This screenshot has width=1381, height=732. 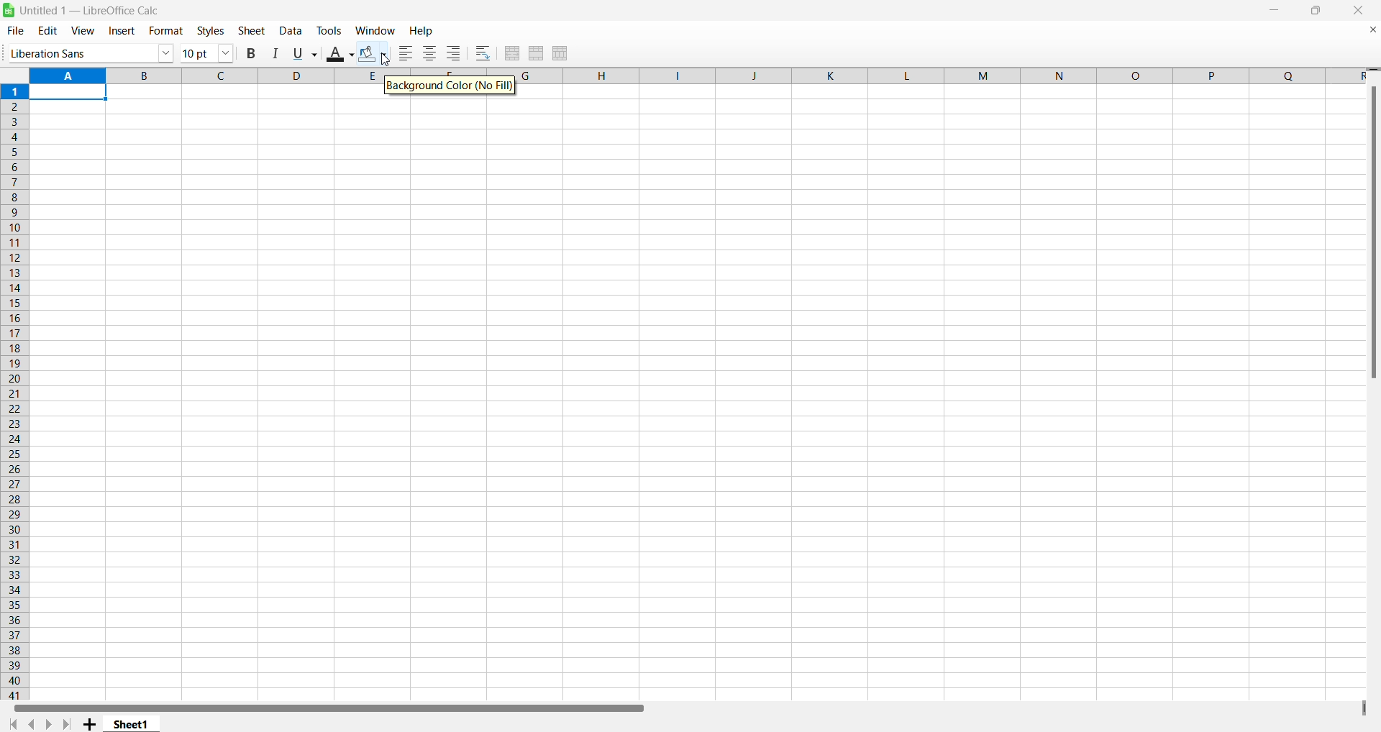 What do you see at coordinates (482, 52) in the screenshot?
I see `wrap text` at bounding box center [482, 52].